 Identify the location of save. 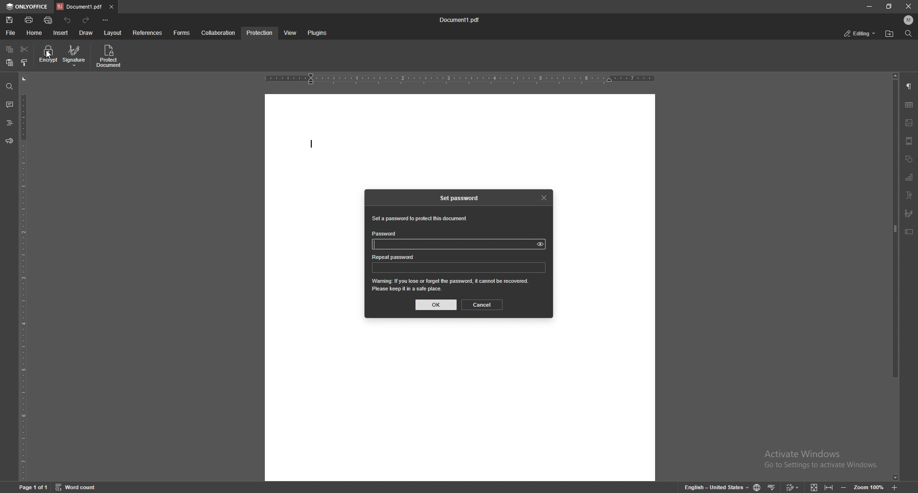
(10, 20).